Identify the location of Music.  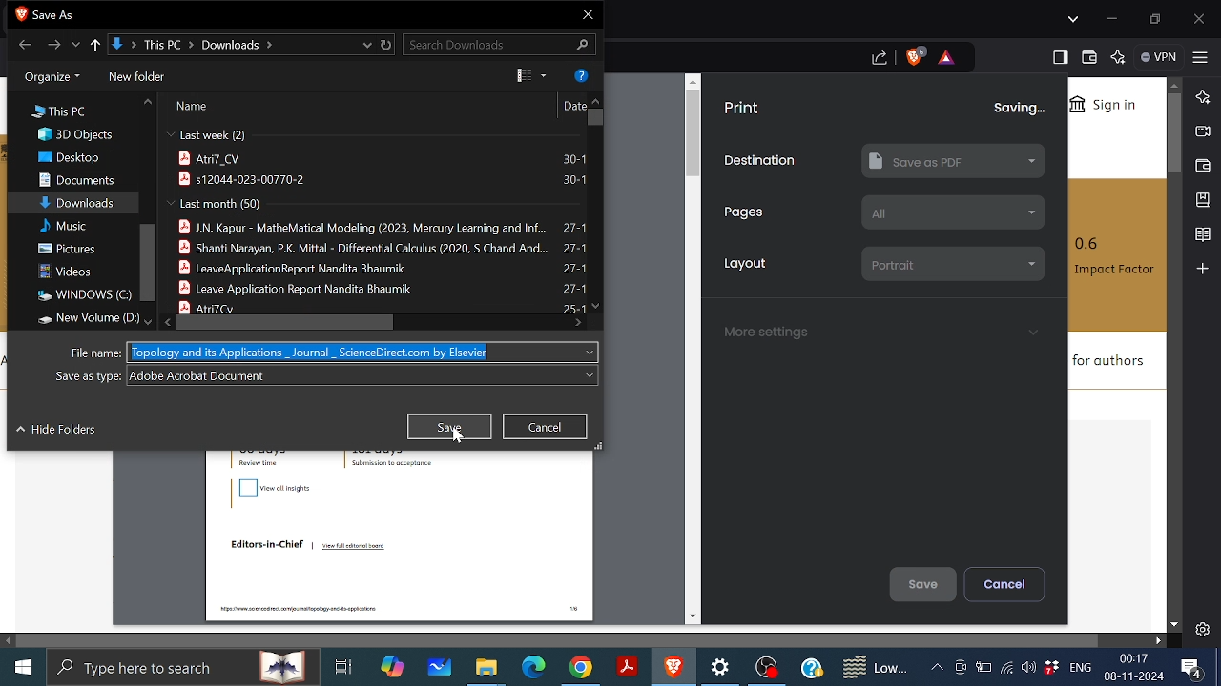
(64, 227).